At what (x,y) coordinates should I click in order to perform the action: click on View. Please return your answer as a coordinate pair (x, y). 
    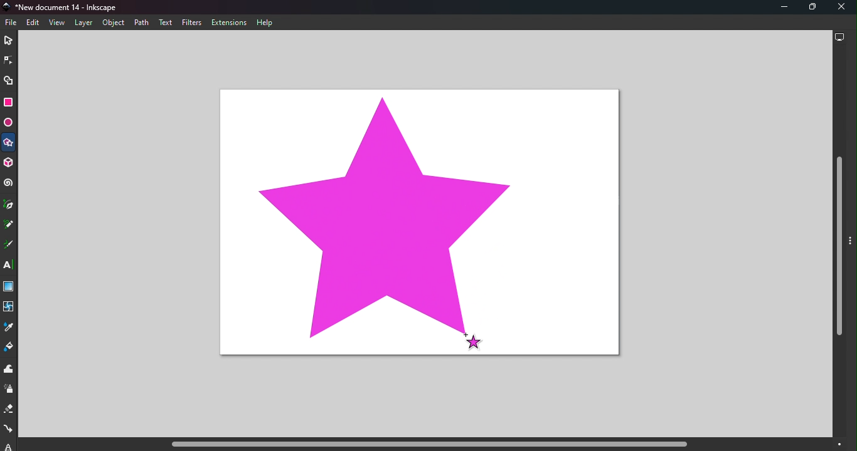
    Looking at the image, I should click on (56, 22).